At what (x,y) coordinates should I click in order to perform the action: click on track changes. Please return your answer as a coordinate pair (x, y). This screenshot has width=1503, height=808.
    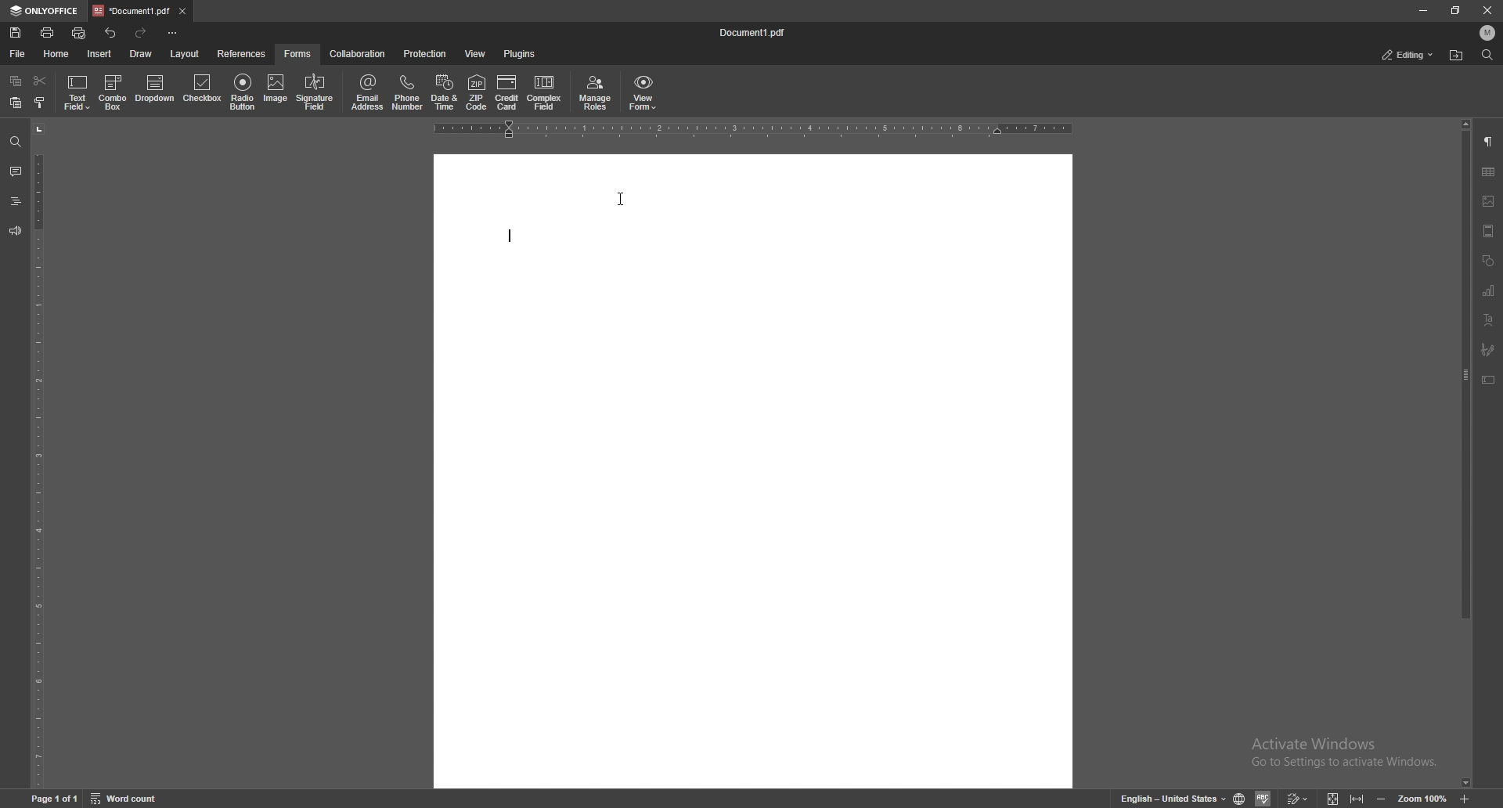
    Looking at the image, I should click on (1298, 798).